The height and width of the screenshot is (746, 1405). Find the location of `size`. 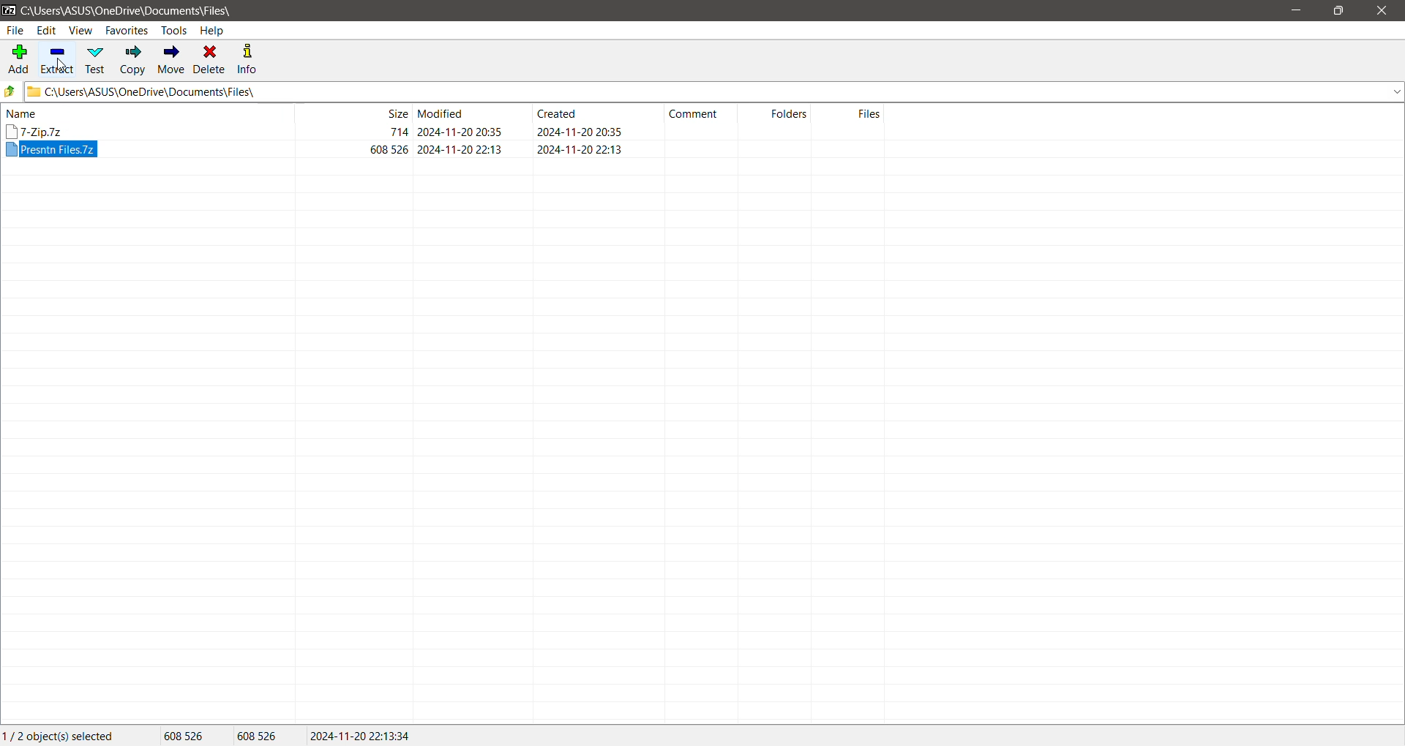

size is located at coordinates (395, 113).